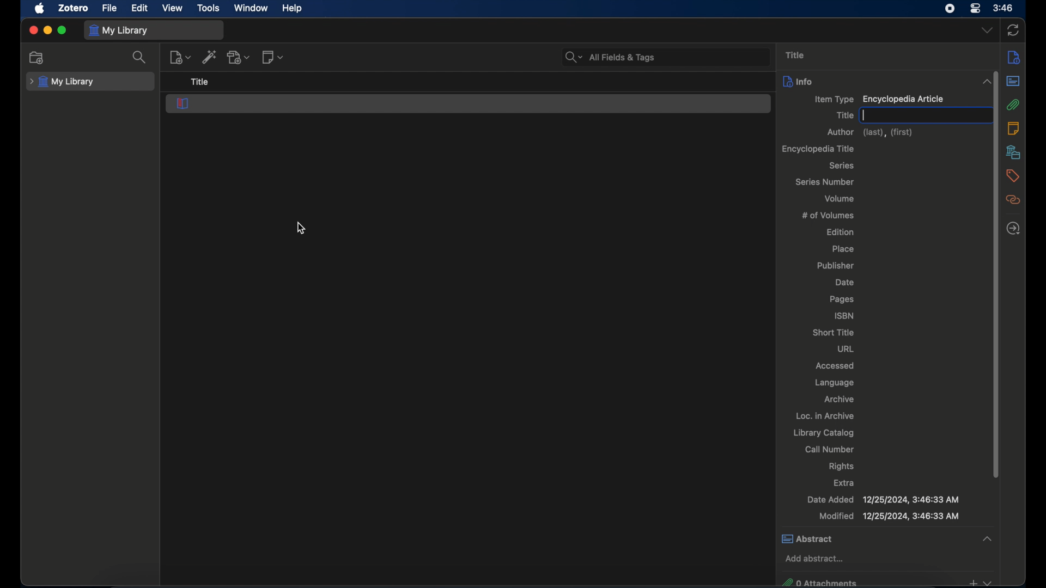 The image size is (1046, 588). What do you see at coordinates (839, 399) in the screenshot?
I see `archive` at bounding box center [839, 399].